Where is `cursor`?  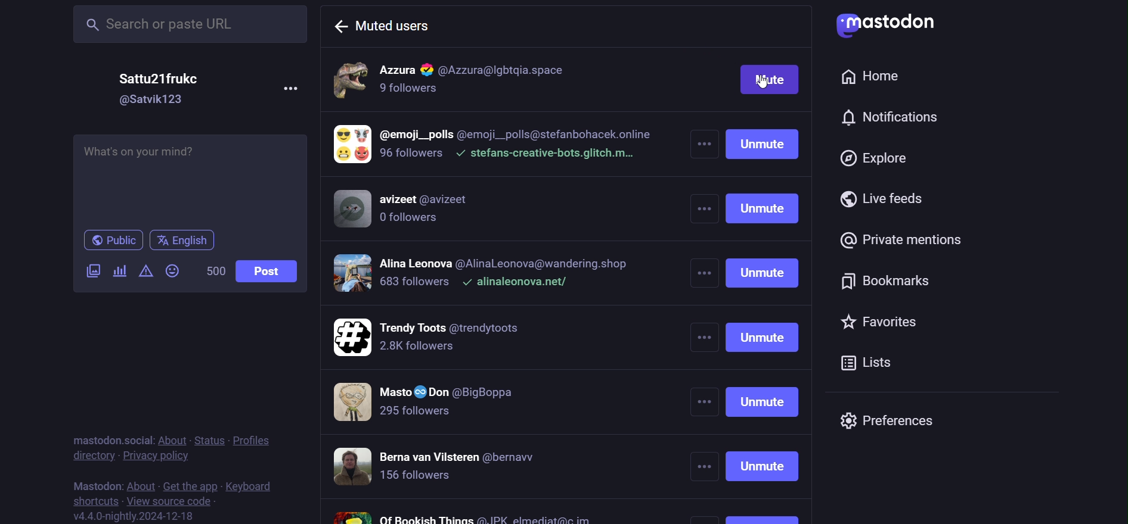 cursor is located at coordinates (766, 83).